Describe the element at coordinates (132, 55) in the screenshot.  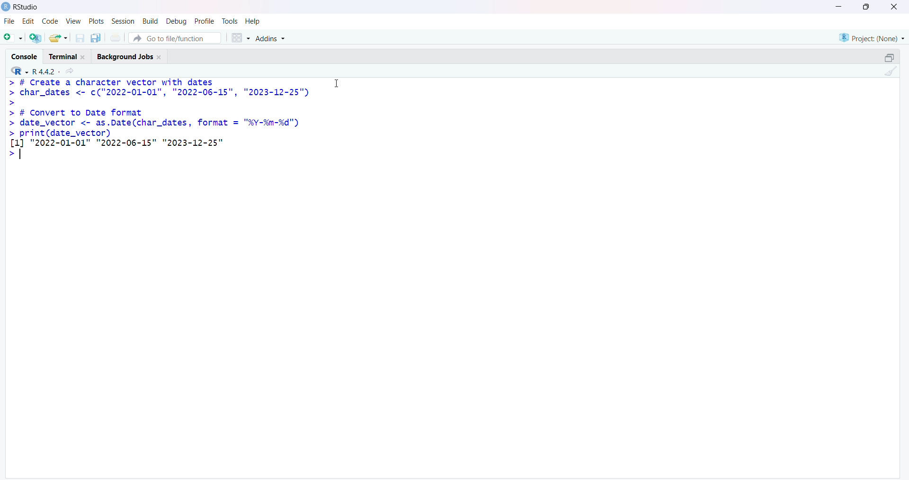
I see `Background Jobs` at that location.